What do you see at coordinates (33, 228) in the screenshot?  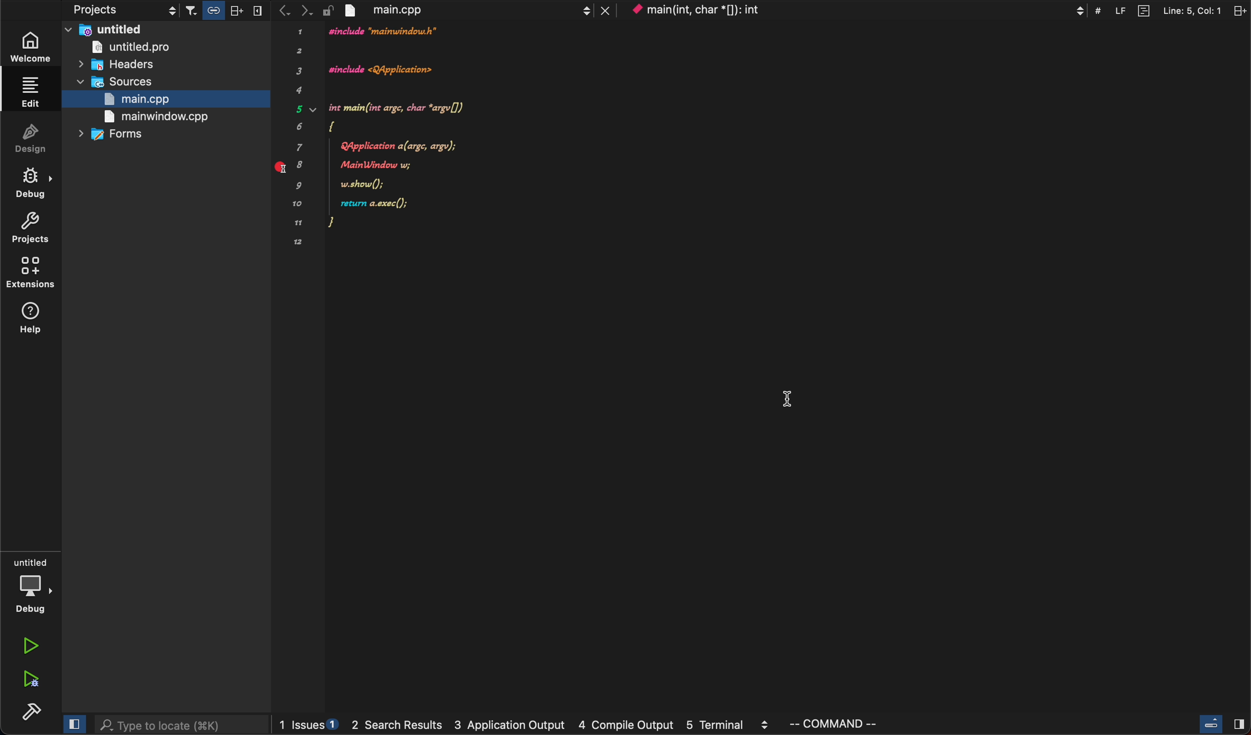 I see `projects` at bounding box center [33, 228].